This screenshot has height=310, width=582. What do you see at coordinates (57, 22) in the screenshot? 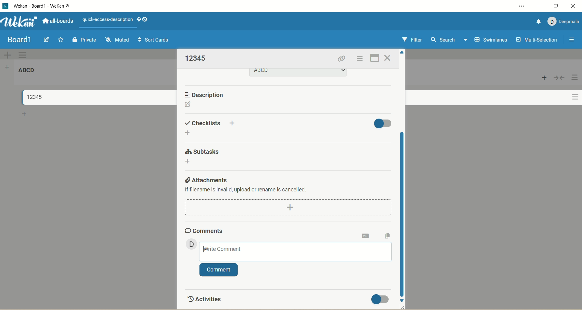
I see `all boards` at bounding box center [57, 22].